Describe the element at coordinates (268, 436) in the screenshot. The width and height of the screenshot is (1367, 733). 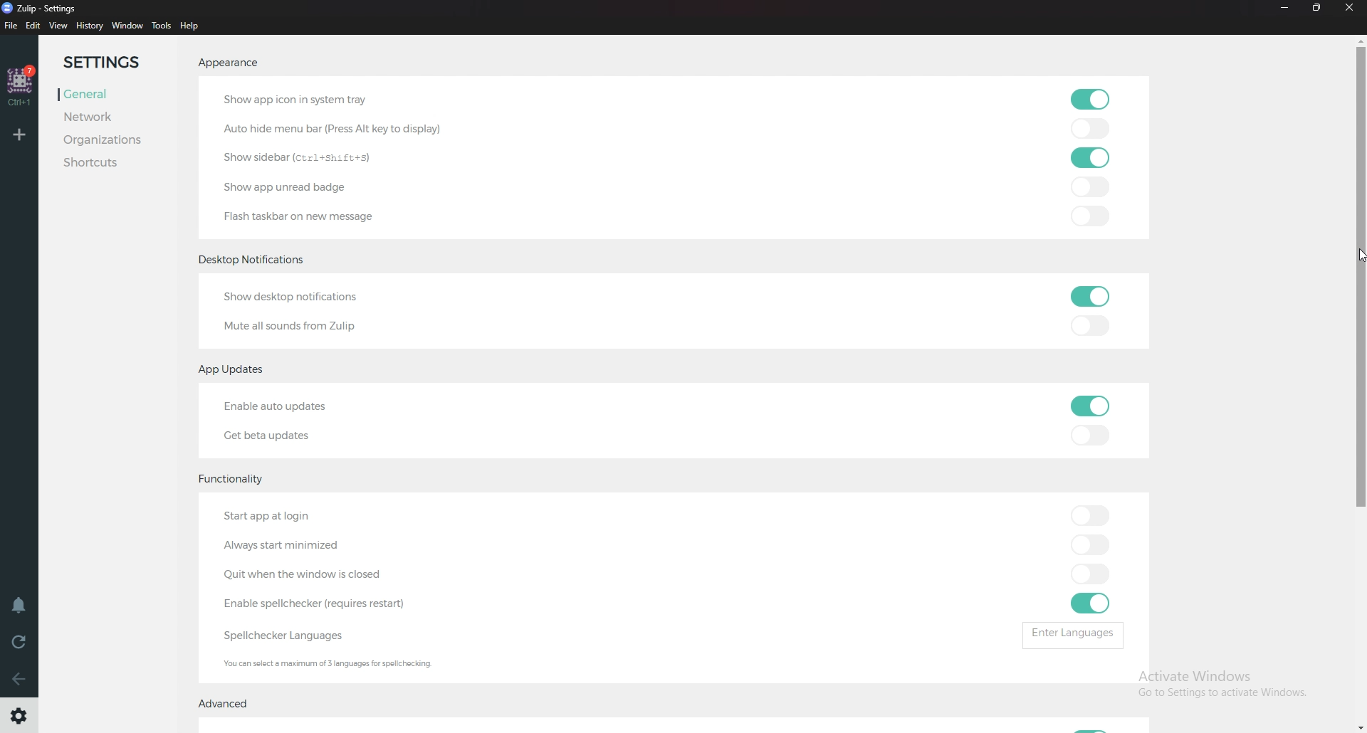
I see `Get beta updates` at that location.